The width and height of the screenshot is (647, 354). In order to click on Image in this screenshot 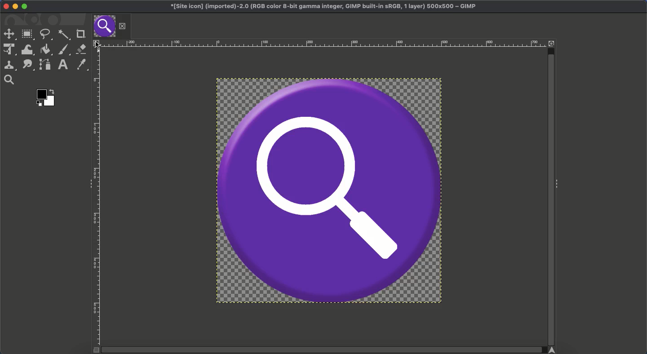, I will do `click(330, 192)`.